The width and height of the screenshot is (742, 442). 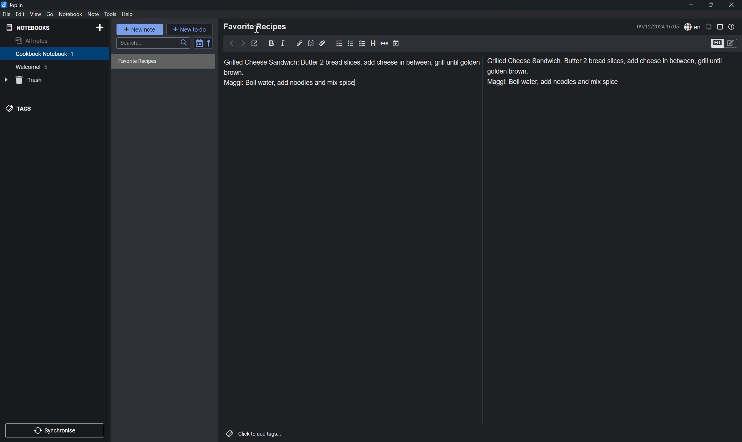 What do you see at coordinates (693, 26) in the screenshot?
I see `Spell checker` at bounding box center [693, 26].